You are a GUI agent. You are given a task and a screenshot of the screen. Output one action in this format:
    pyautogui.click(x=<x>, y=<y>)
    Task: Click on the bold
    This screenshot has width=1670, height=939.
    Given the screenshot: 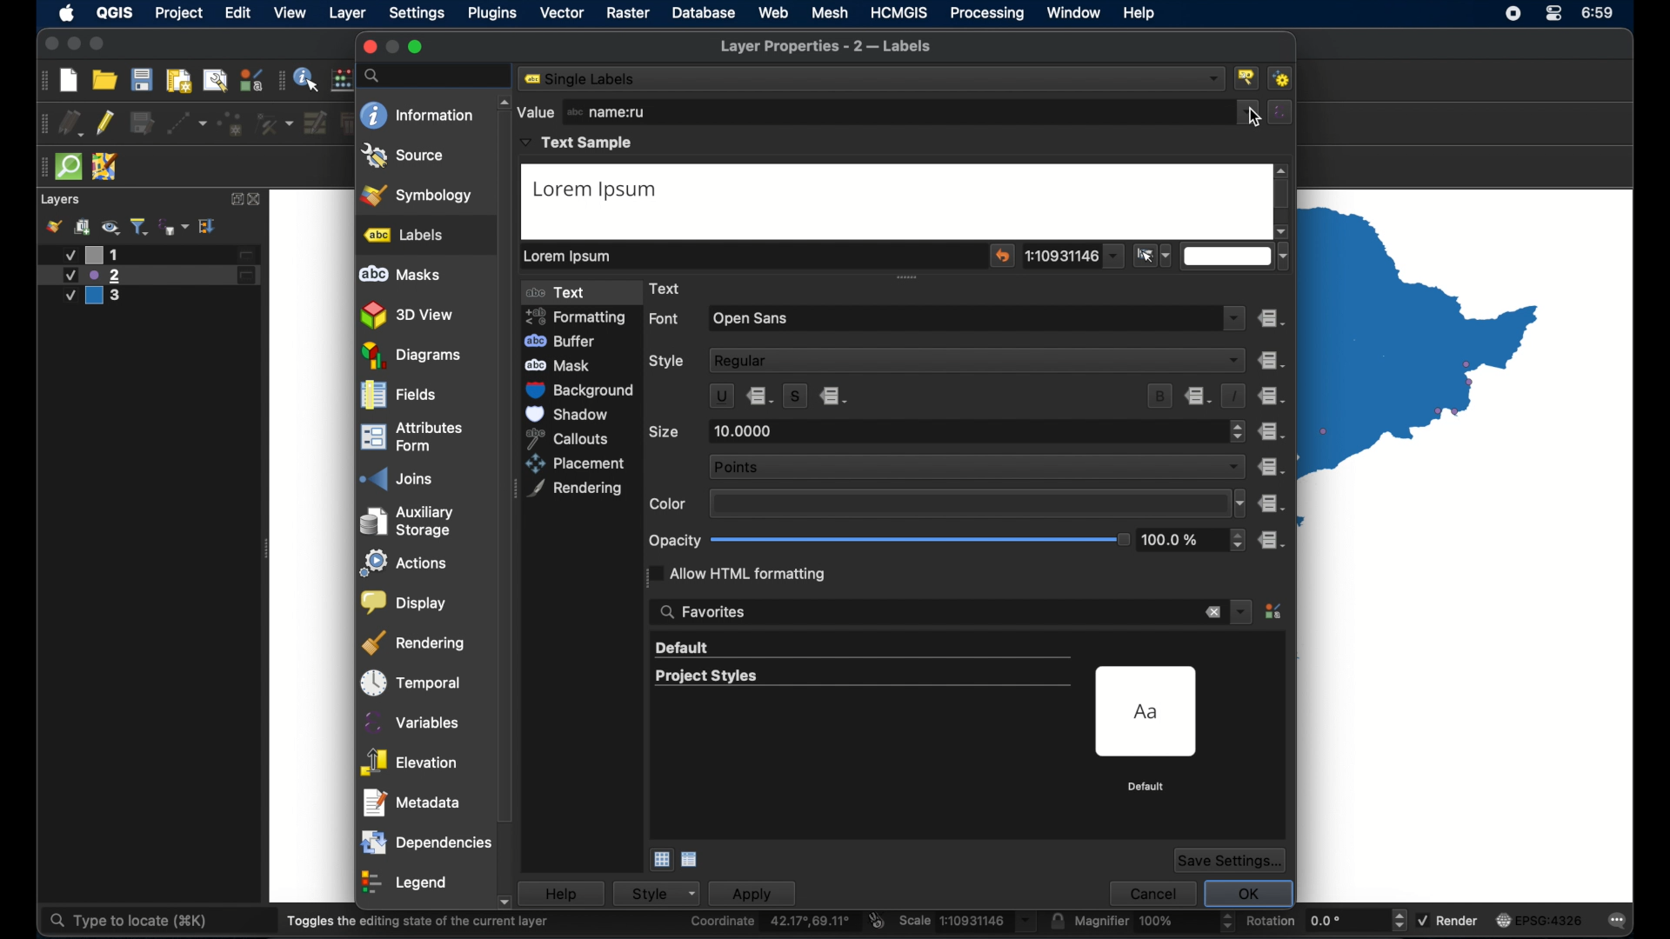 What is the action you would take?
    pyautogui.click(x=1160, y=396)
    